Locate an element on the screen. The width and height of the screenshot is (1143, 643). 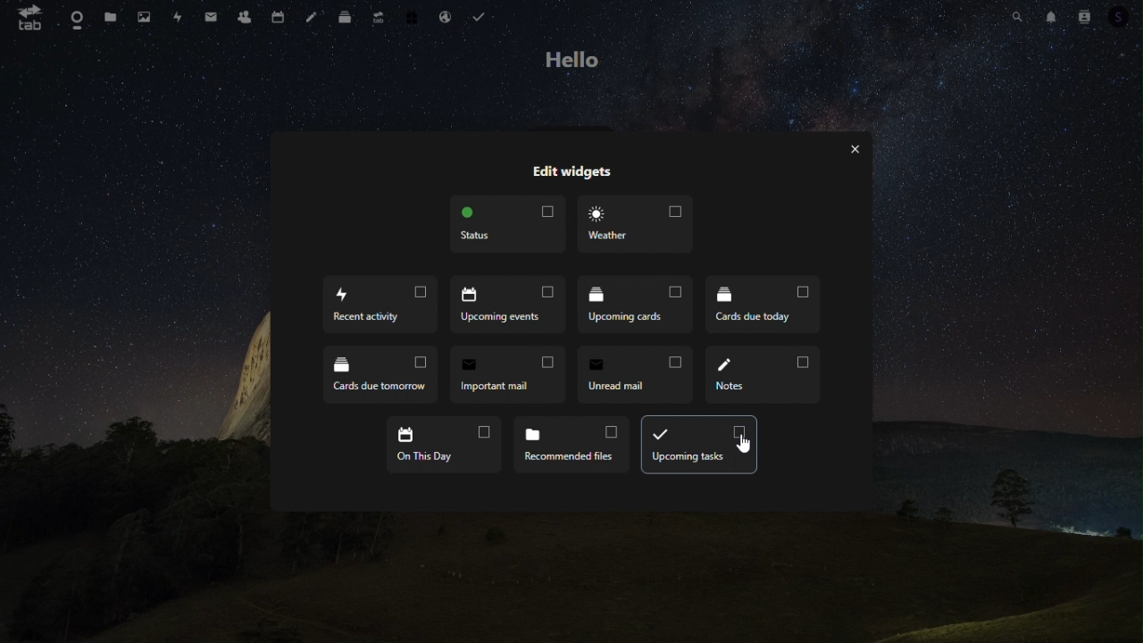
On this day is located at coordinates (443, 444).